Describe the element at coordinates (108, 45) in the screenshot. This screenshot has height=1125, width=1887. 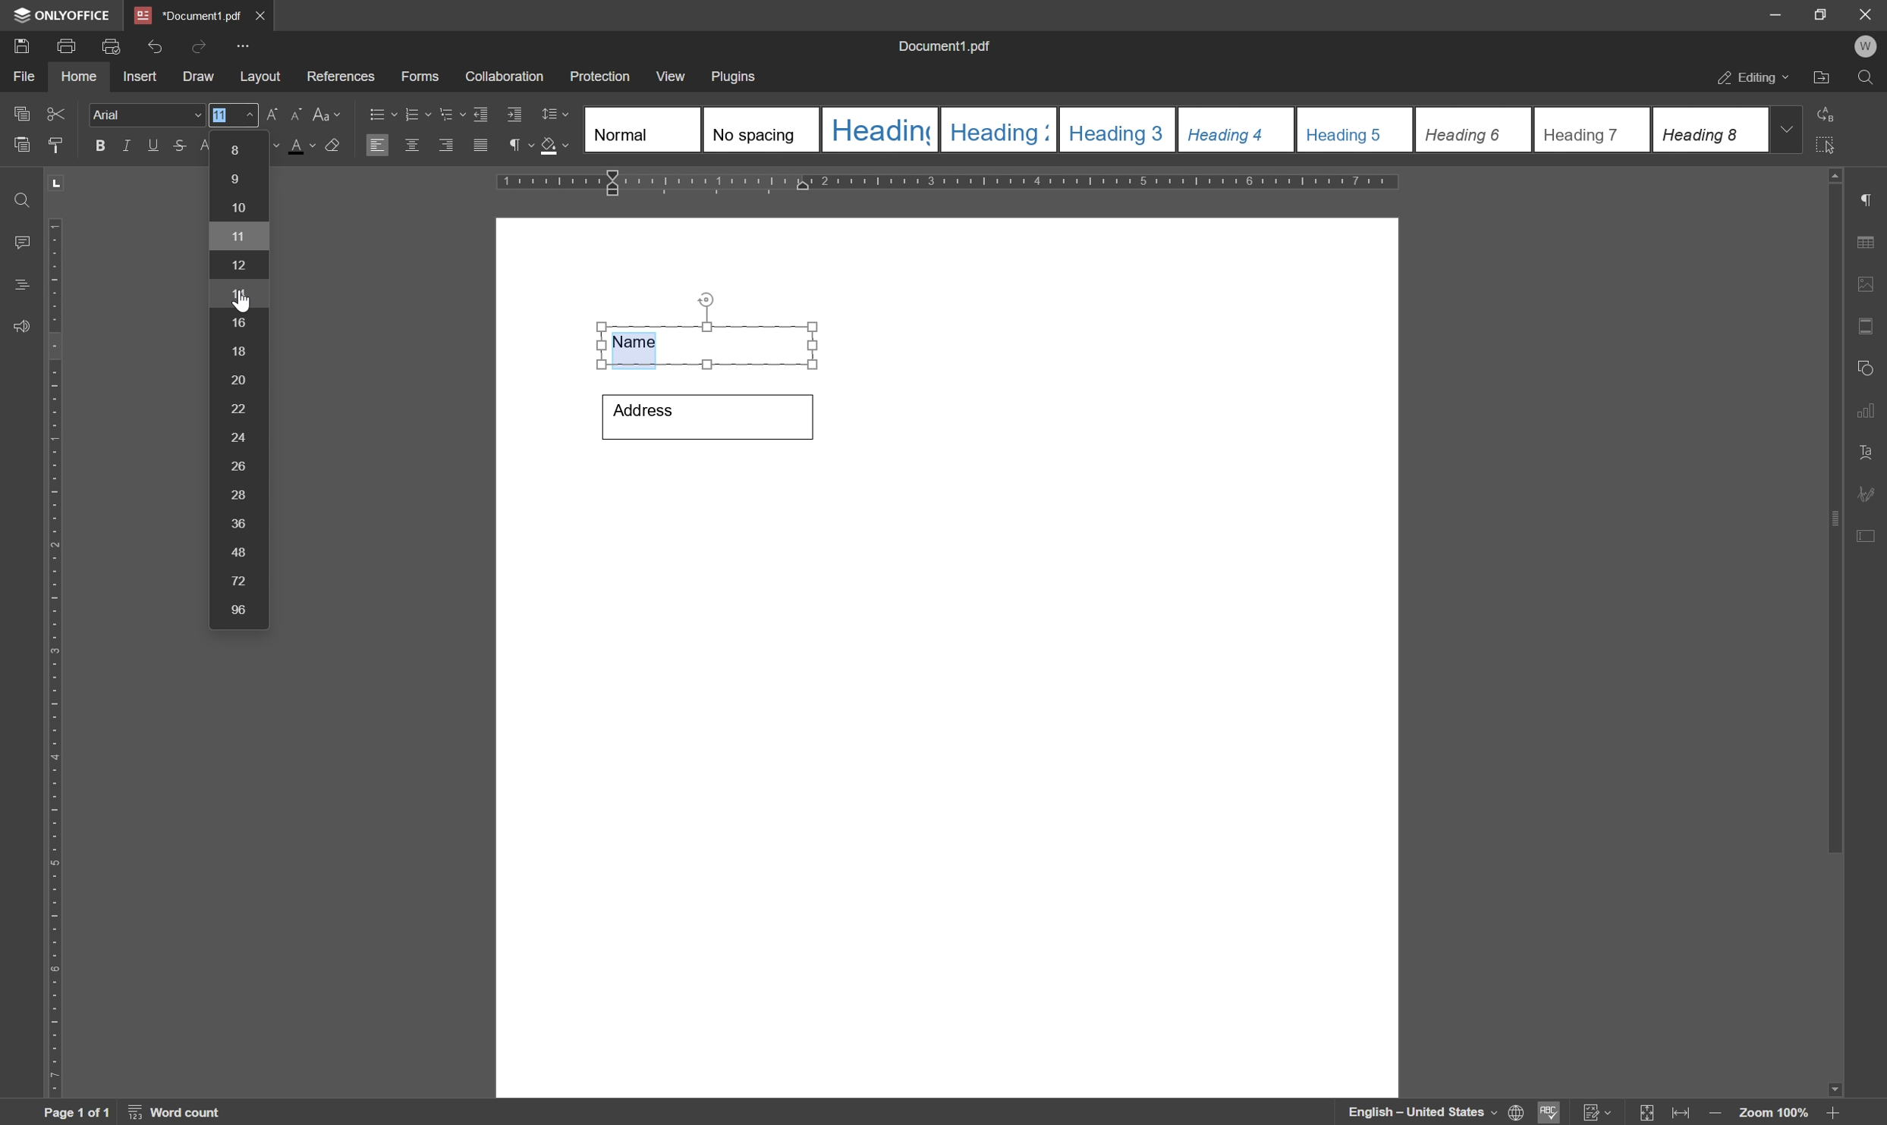
I see `quick print` at that location.